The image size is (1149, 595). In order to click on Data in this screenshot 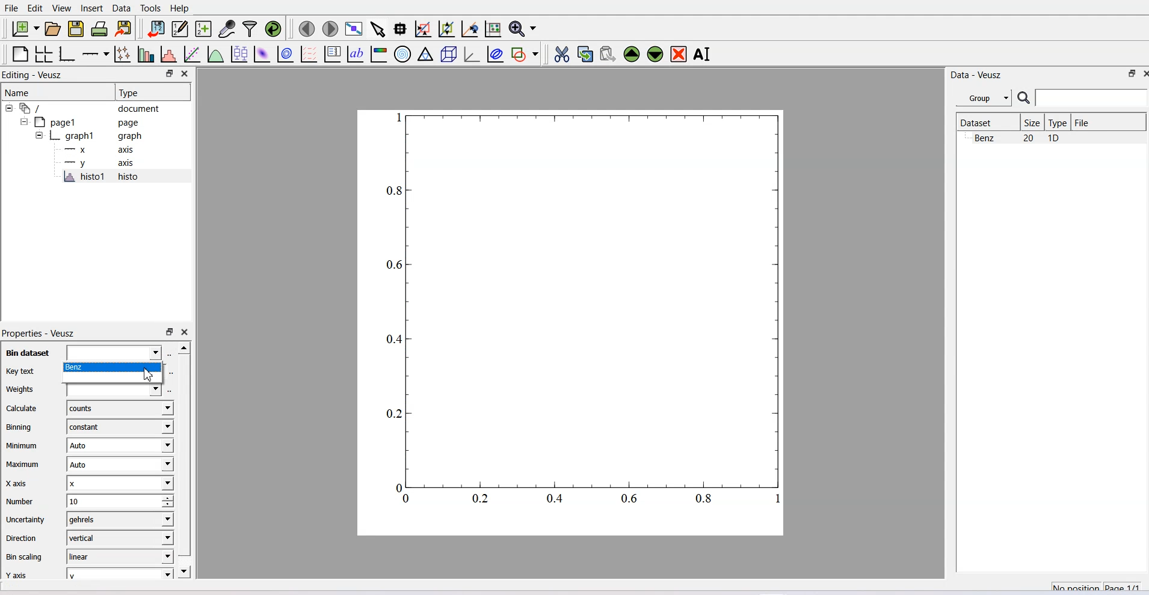, I will do `click(122, 8)`.